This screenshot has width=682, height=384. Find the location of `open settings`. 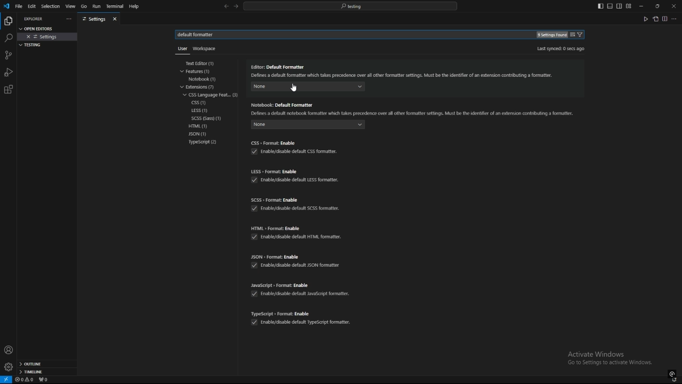

open settings is located at coordinates (655, 19).